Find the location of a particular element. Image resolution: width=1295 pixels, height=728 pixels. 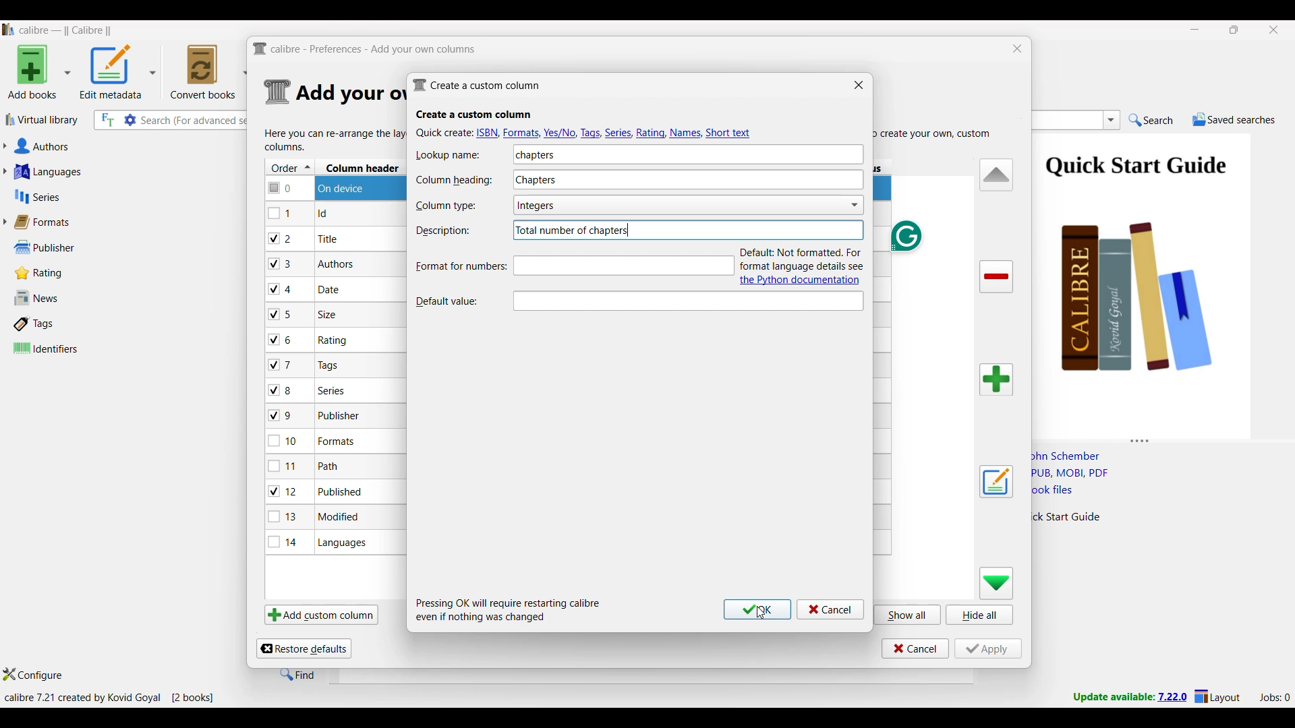

Authors is located at coordinates (107, 147).